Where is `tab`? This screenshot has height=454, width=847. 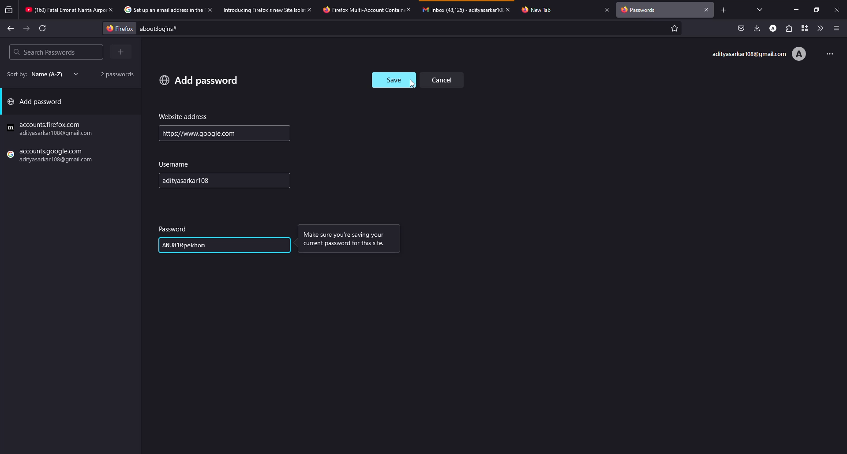 tab is located at coordinates (461, 9).